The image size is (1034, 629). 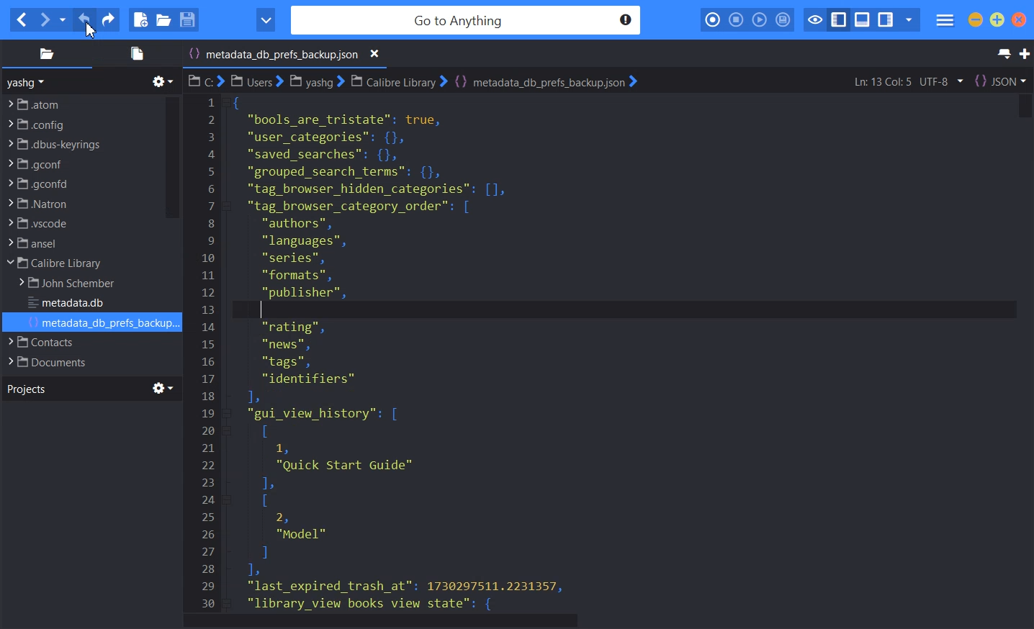 What do you see at coordinates (78, 361) in the screenshot?
I see `File` at bounding box center [78, 361].